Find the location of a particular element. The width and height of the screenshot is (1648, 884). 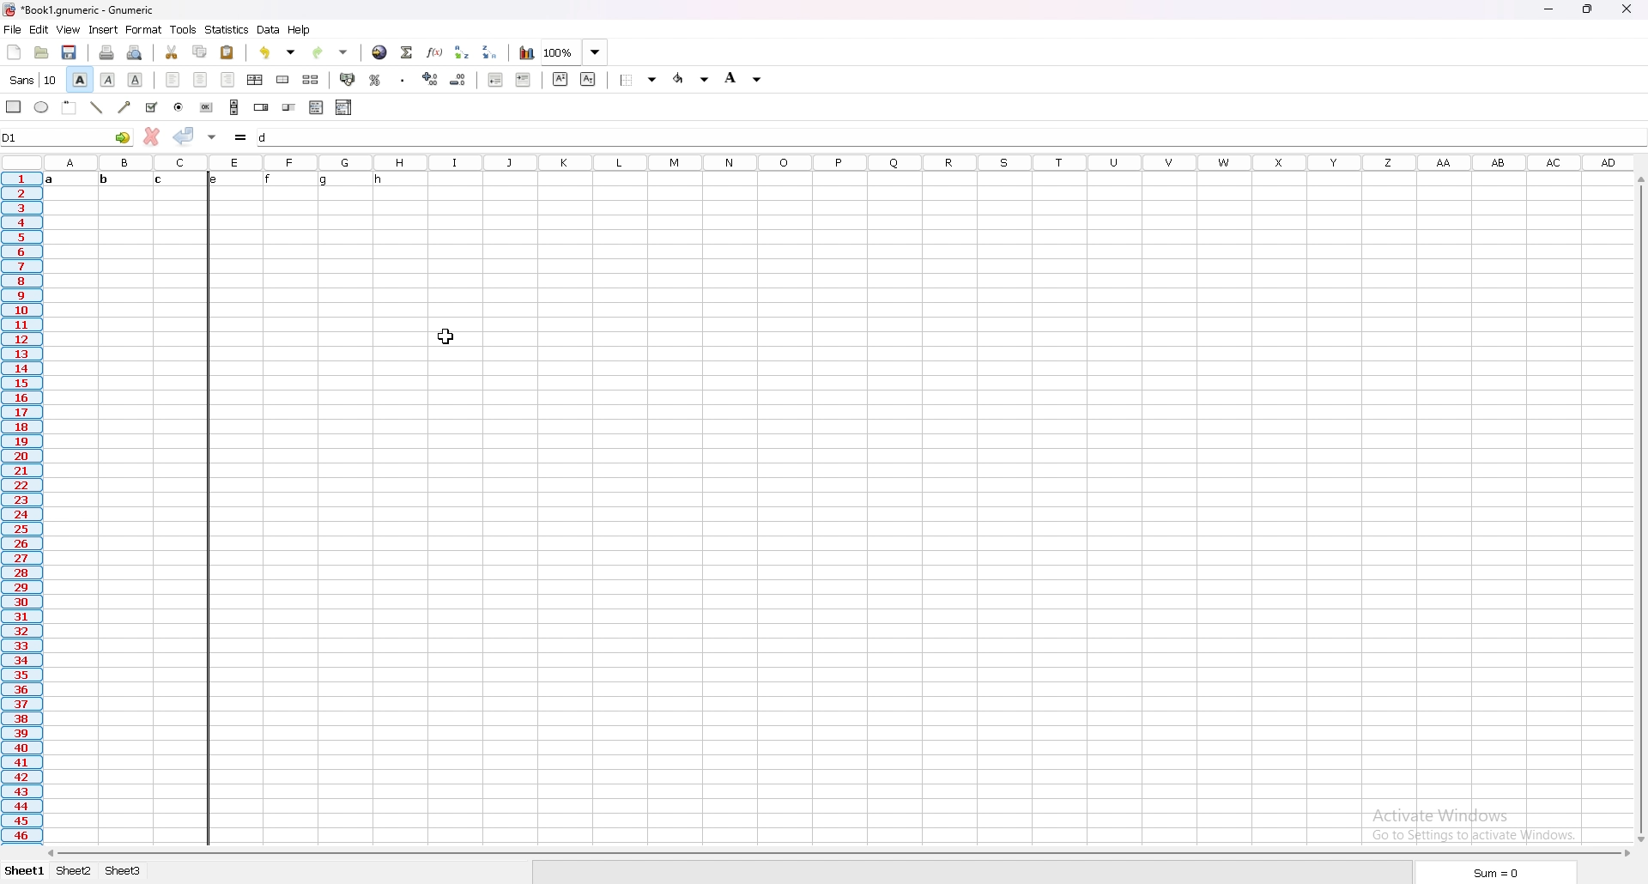

percentage is located at coordinates (376, 80).